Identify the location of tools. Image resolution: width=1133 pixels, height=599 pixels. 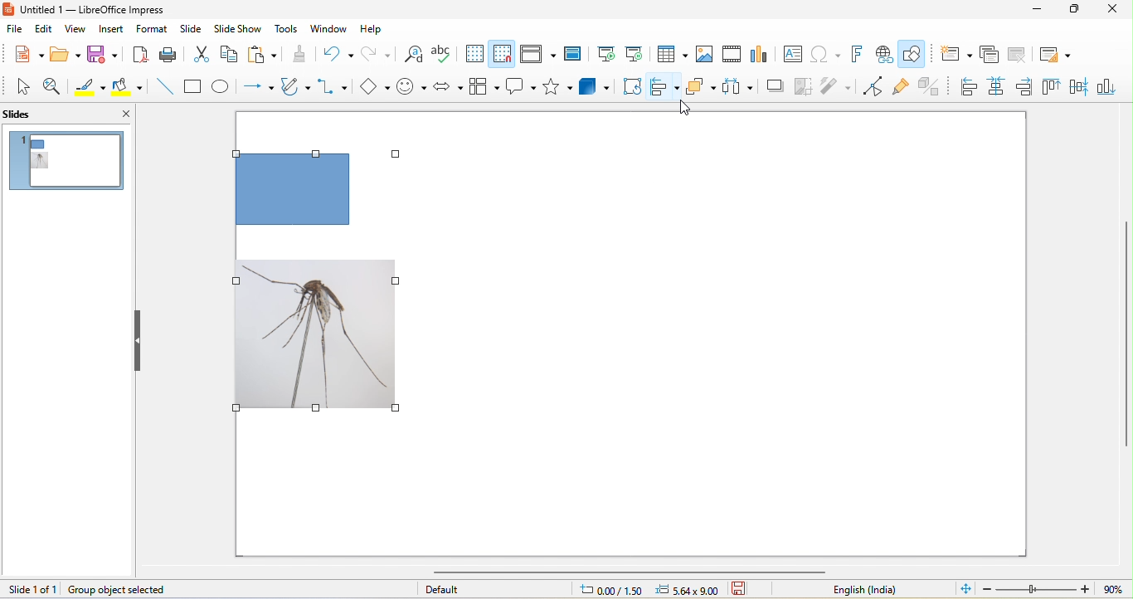
(288, 31).